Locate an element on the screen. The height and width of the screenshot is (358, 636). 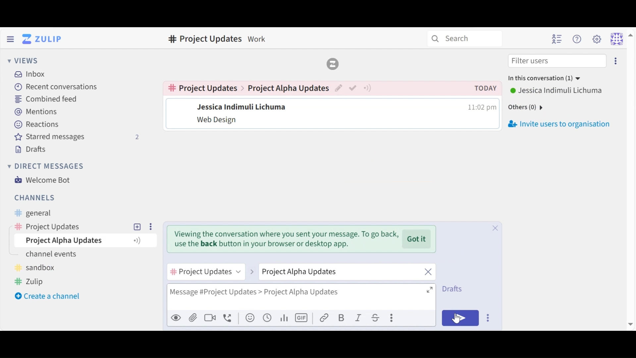
Search is located at coordinates (464, 38).